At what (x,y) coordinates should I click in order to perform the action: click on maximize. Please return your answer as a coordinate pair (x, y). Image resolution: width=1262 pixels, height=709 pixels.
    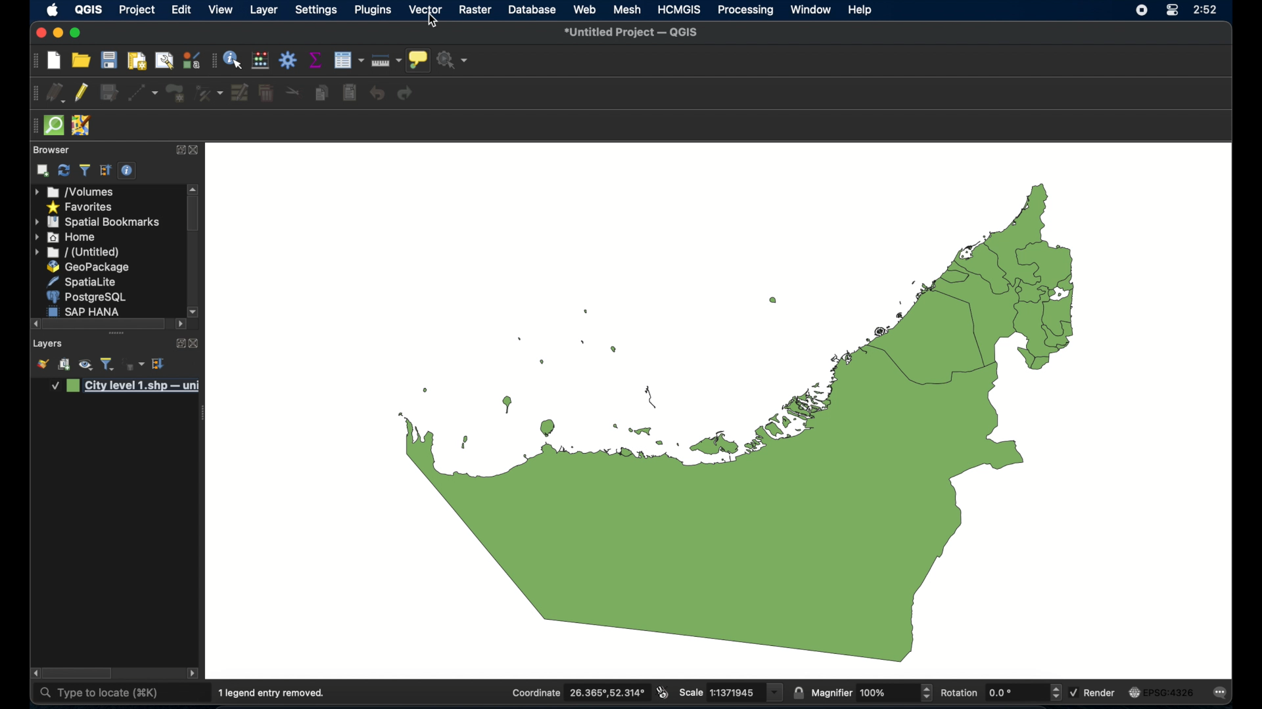
    Looking at the image, I should click on (39, 33).